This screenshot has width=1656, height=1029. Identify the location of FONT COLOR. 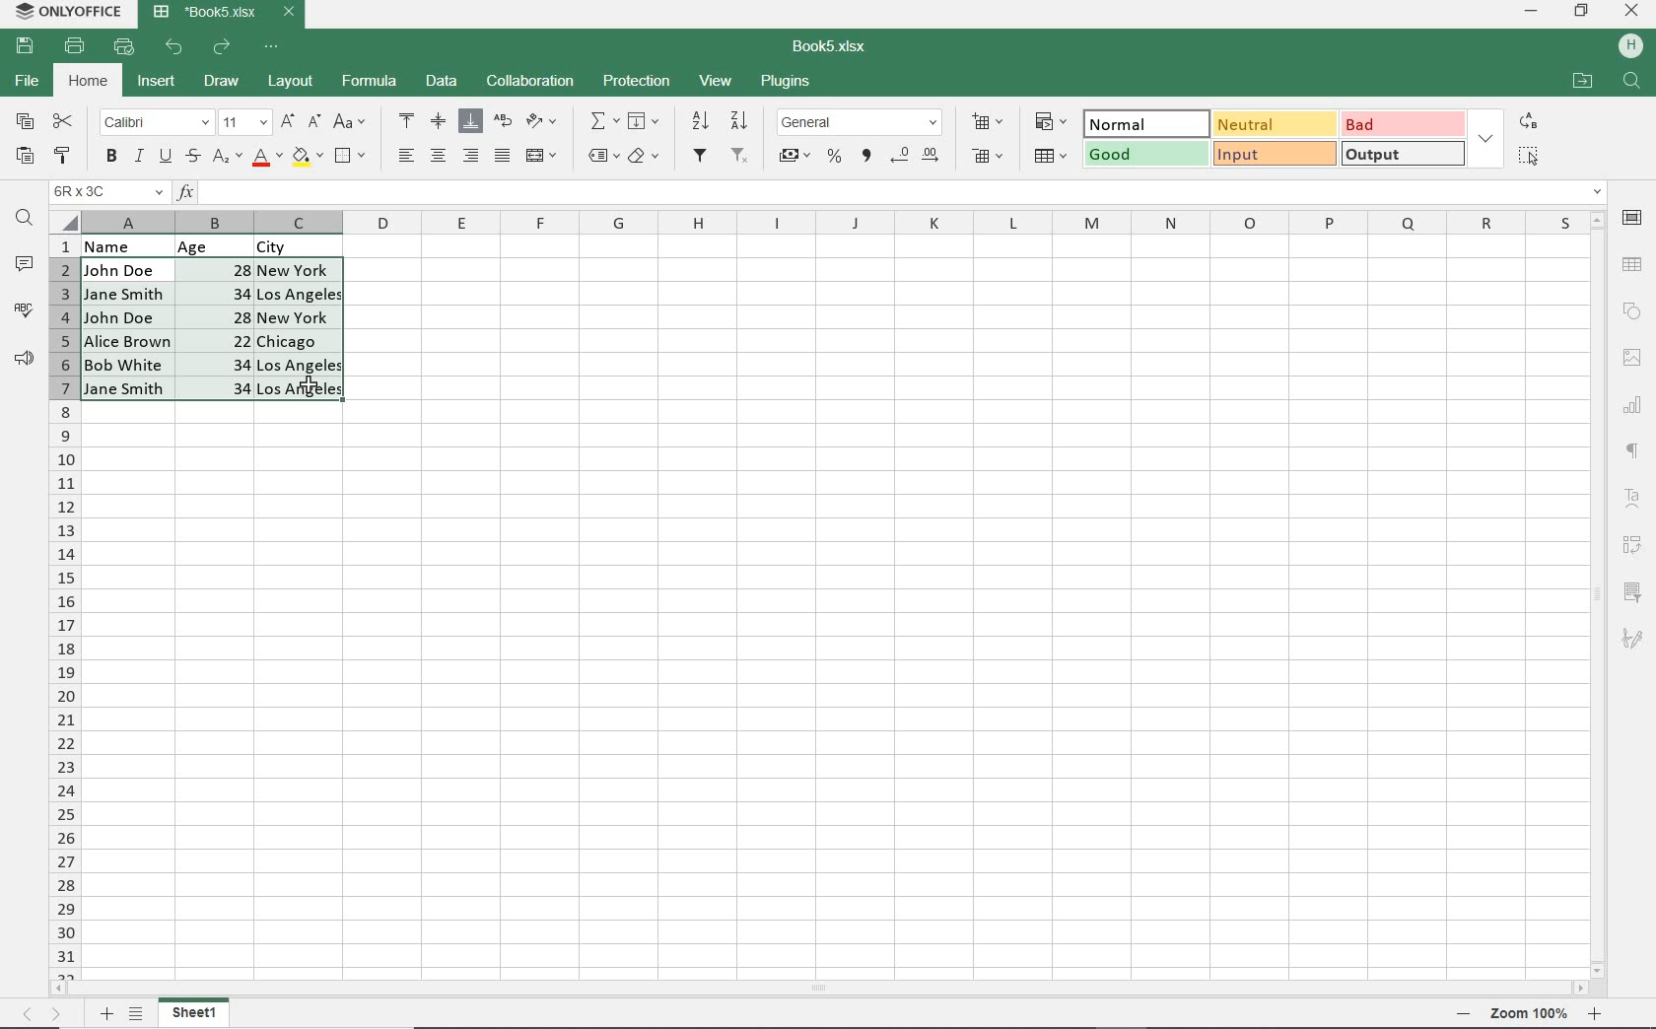
(267, 158).